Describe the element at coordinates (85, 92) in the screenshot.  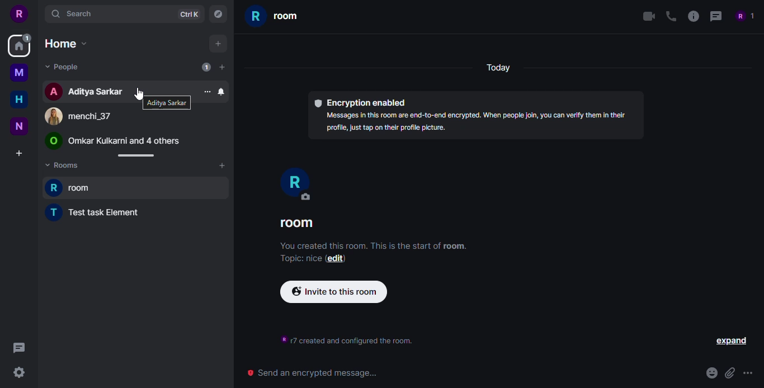
I see `aditya sarkar` at that location.